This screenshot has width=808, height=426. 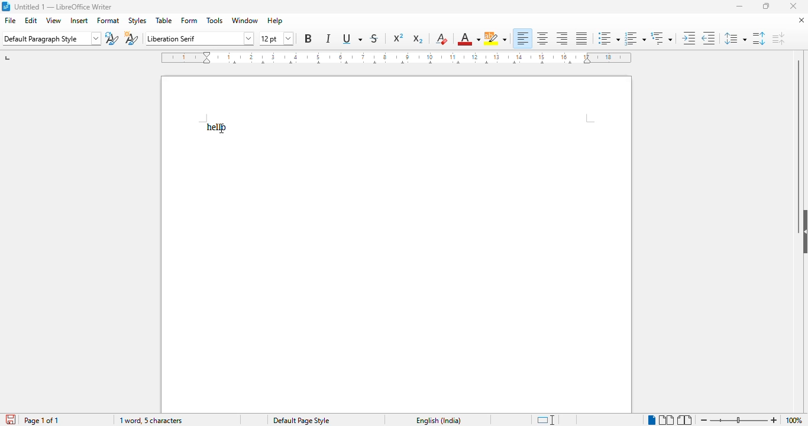 I want to click on italic, so click(x=328, y=38).